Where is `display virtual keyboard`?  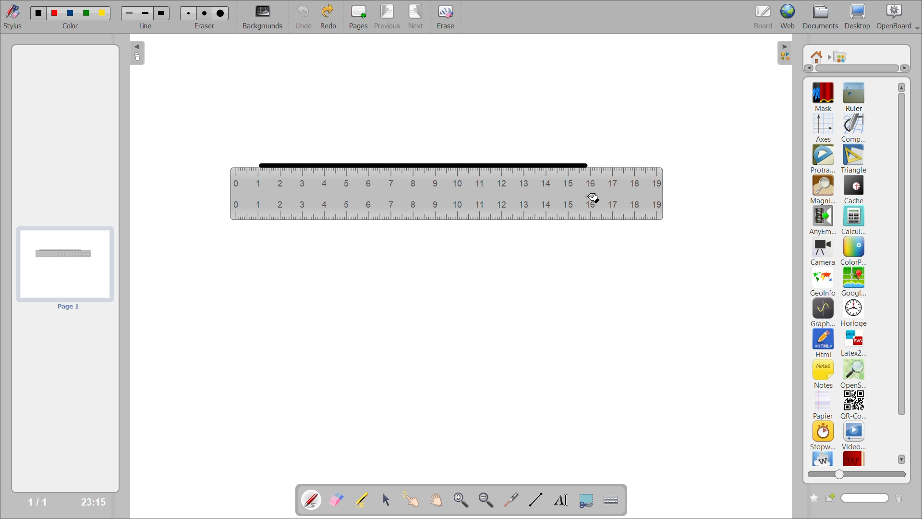 display virtual keyboard is located at coordinates (613, 500).